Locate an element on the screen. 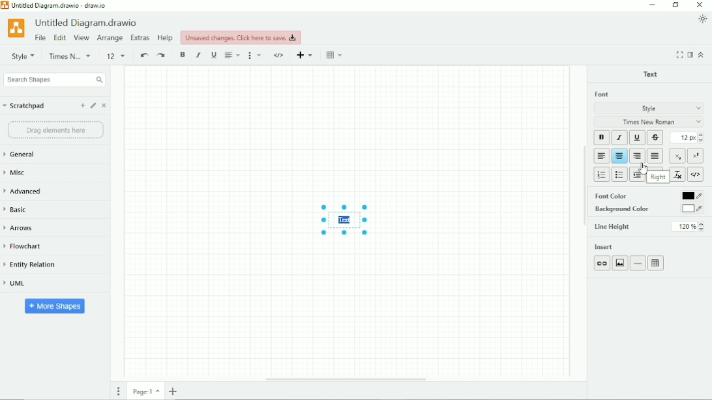  Arrows is located at coordinates (25, 228).